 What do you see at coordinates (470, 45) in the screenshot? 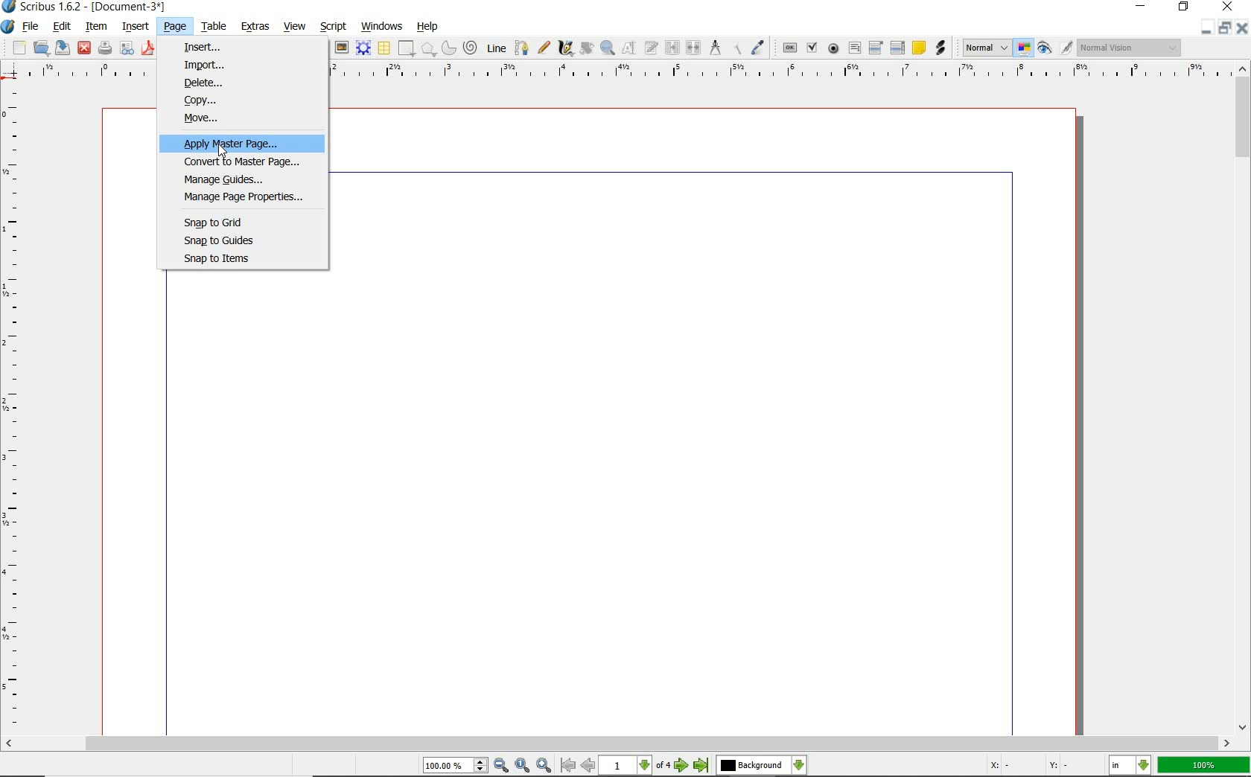
I see `spiral` at bounding box center [470, 45].